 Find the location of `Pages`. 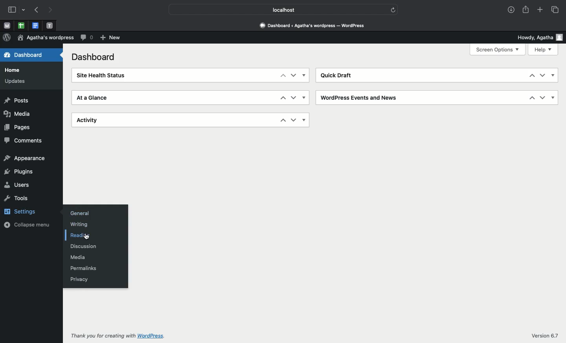

Pages is located at coordinates (17, 127).